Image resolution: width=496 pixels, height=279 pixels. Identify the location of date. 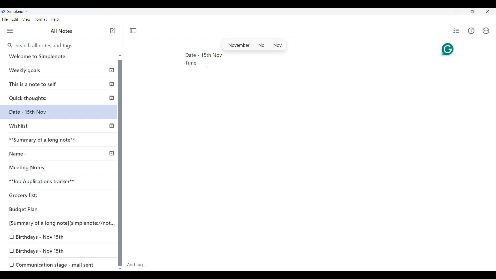
(55, 210).